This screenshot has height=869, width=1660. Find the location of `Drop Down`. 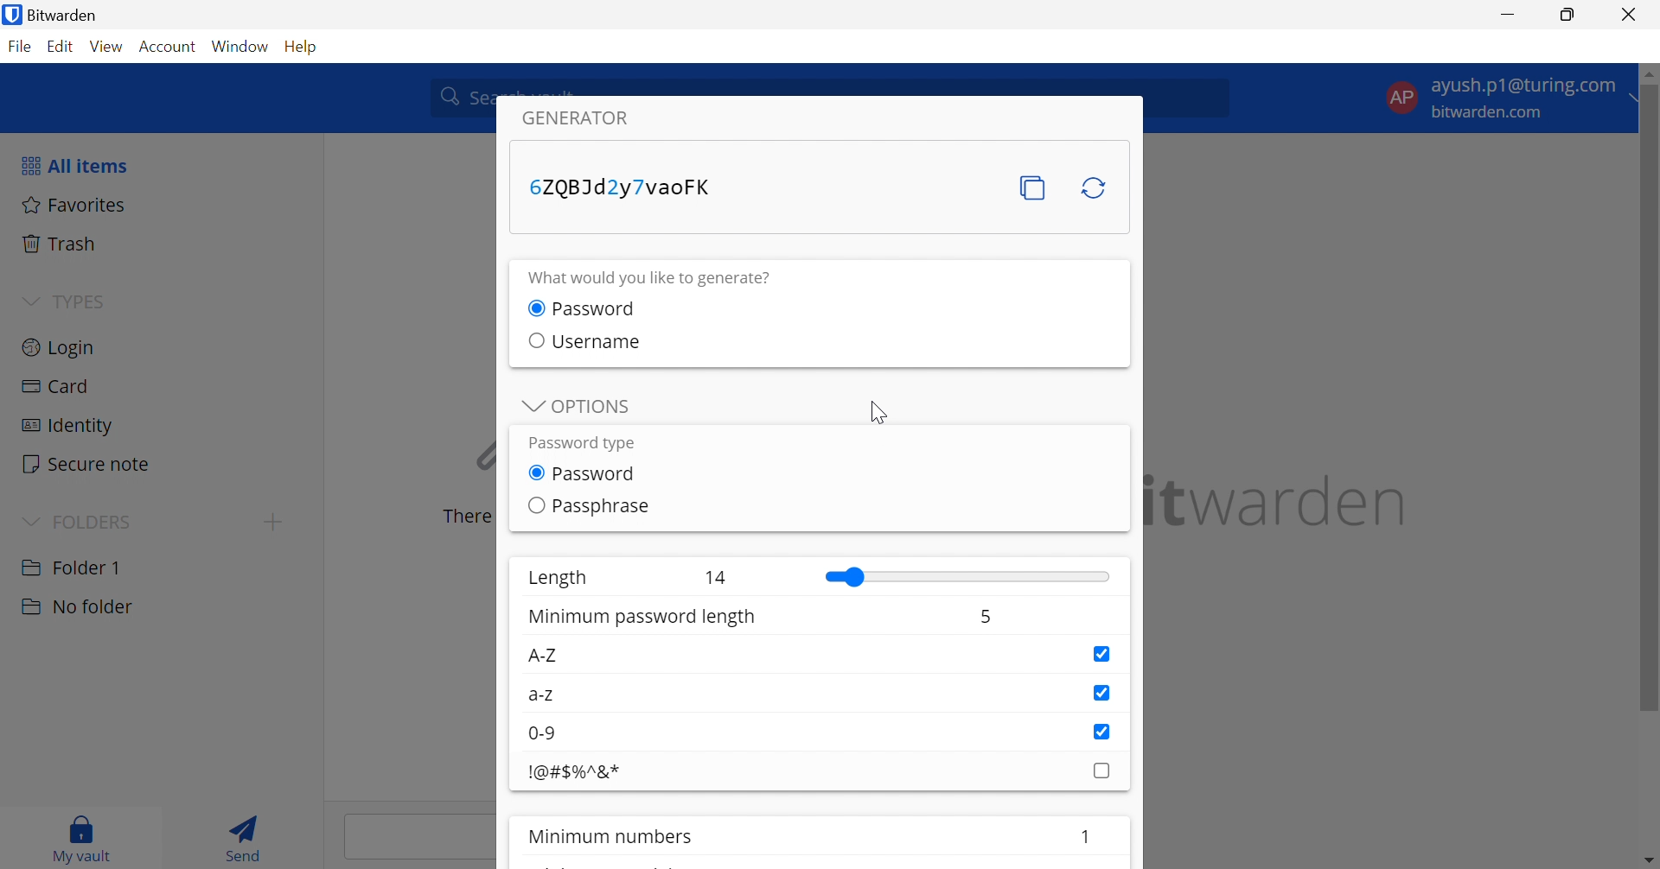

Drop Down is located at coordinates (528, 407).